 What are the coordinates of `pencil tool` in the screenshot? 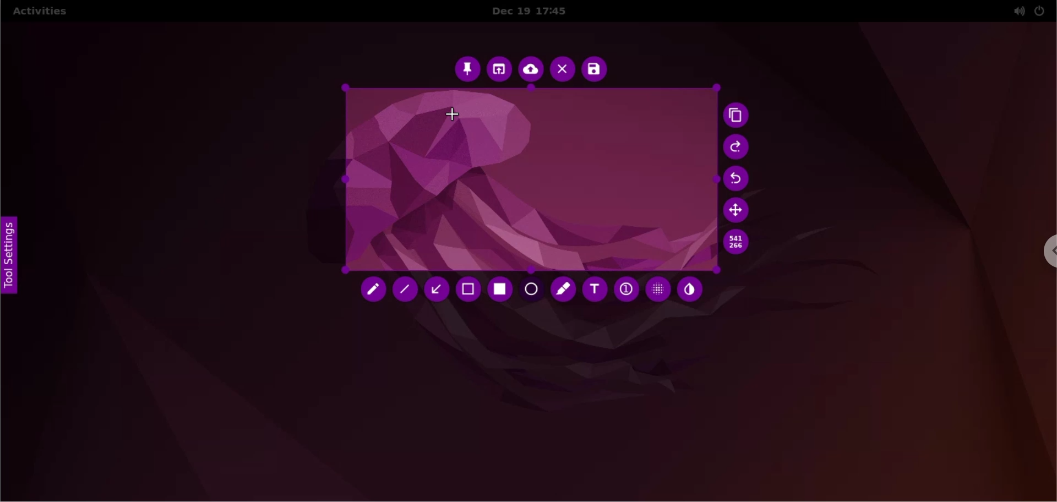 It's located at (374, 292).